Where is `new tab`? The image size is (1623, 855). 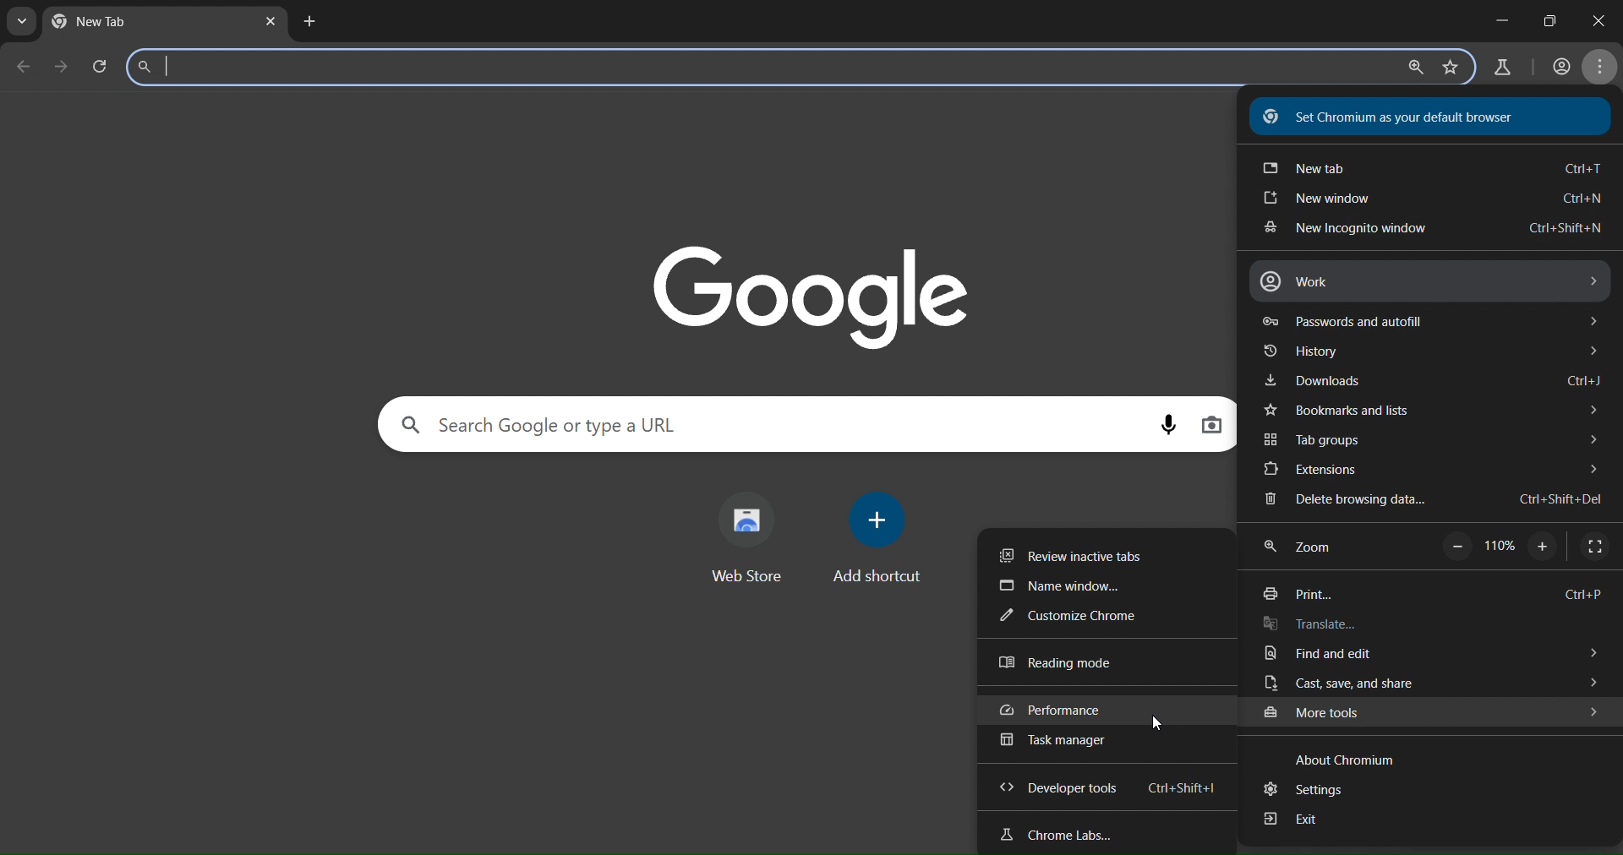 new tab is located at coordinates (113, 21).